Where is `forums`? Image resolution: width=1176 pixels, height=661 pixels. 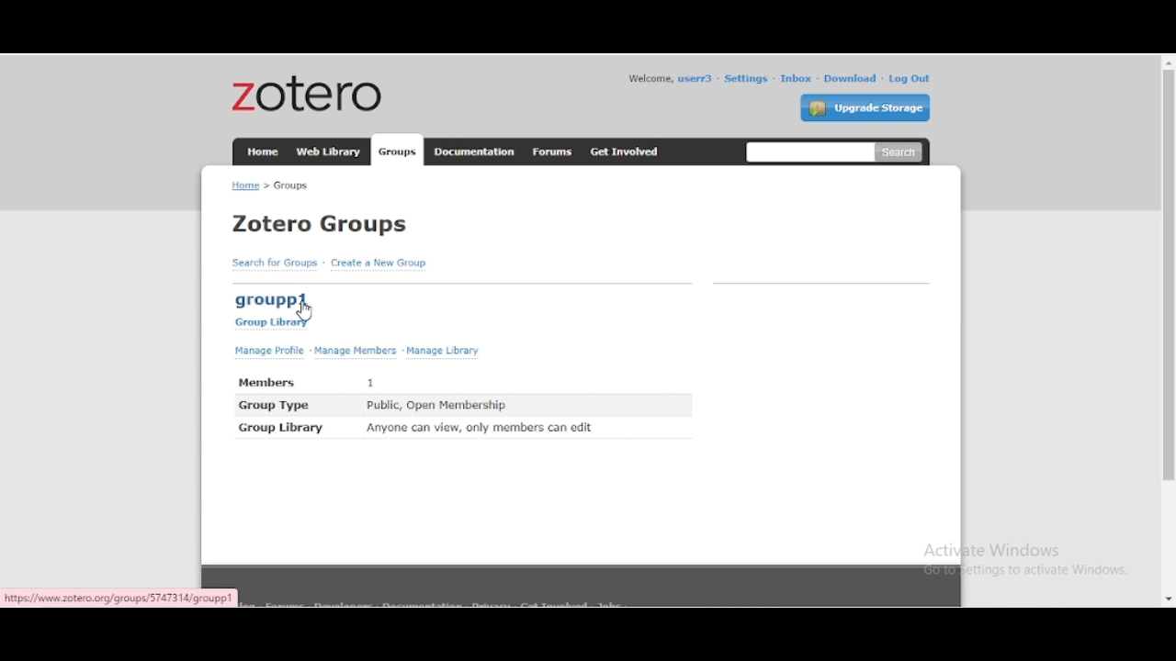
forums is located at coordinates (553, 151).